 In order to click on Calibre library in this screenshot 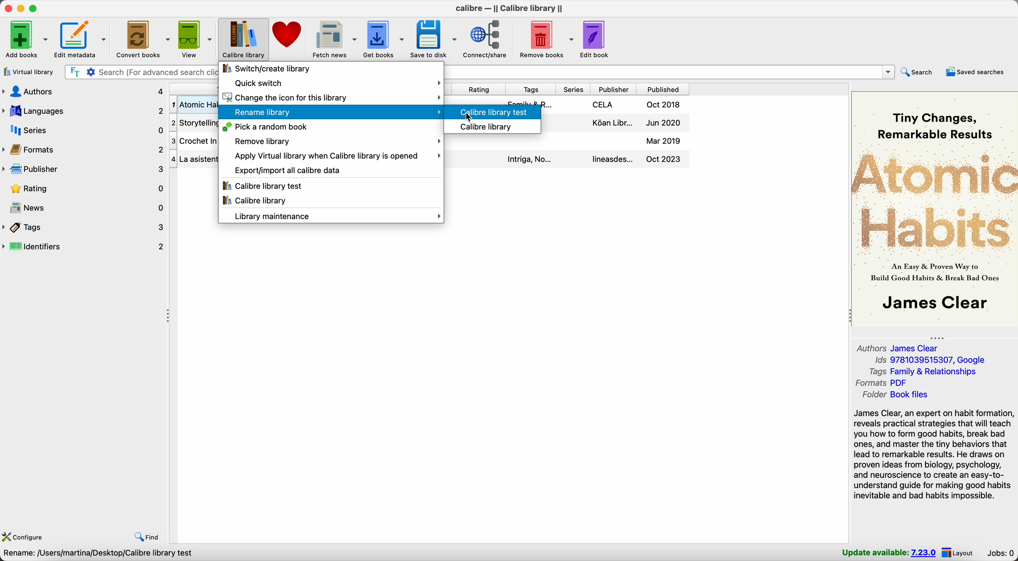, I will do `click(256, 201)`.